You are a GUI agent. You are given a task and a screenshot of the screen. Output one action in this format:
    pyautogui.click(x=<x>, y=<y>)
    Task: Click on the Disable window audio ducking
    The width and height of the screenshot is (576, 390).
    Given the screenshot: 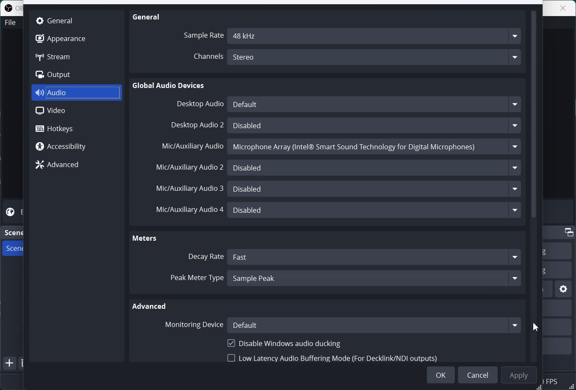 What is the action you would take?
    pyautogui.click(x=283, y=343)
    